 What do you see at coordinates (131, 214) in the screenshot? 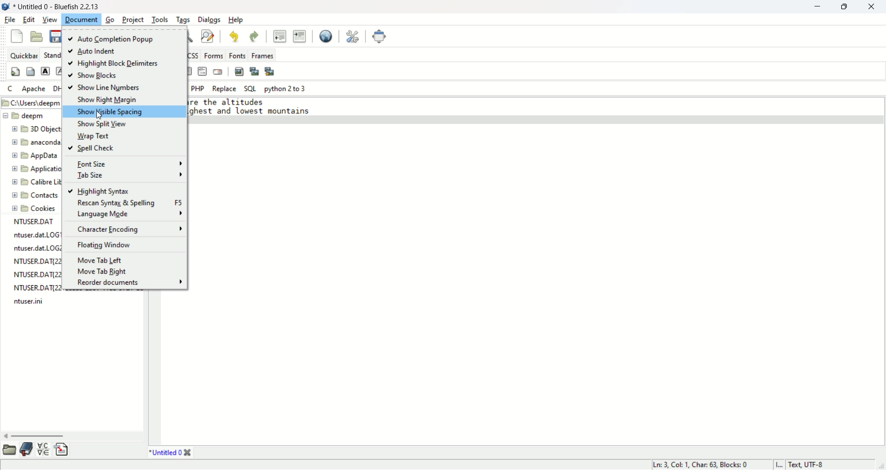
I see `language mode` at bounding box center [131, 214].